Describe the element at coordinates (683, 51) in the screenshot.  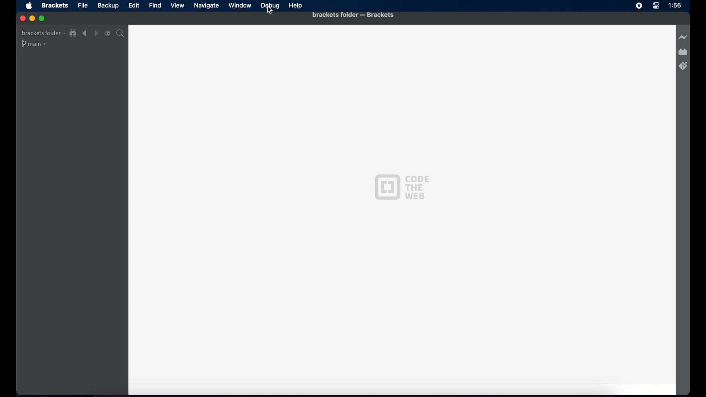
I see `extension manager` at that location.